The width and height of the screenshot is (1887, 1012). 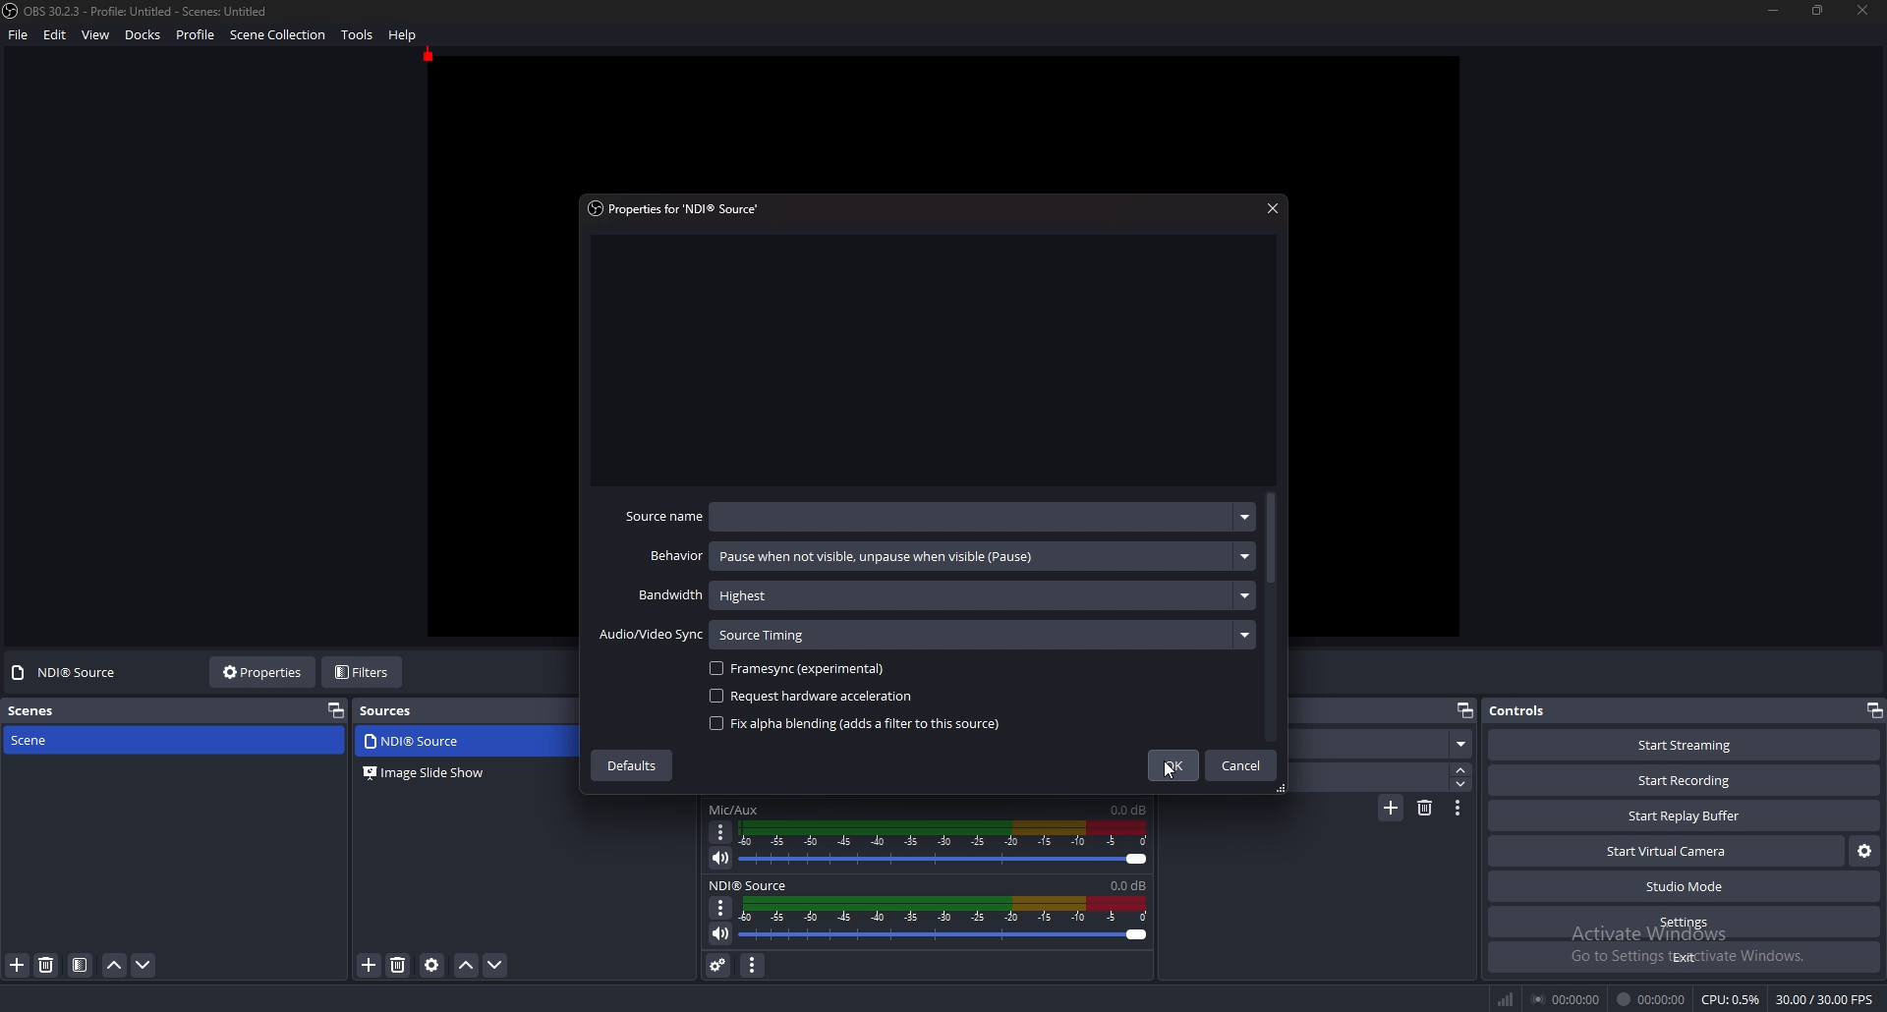 I want to click on file, so click(x=19, y=35).